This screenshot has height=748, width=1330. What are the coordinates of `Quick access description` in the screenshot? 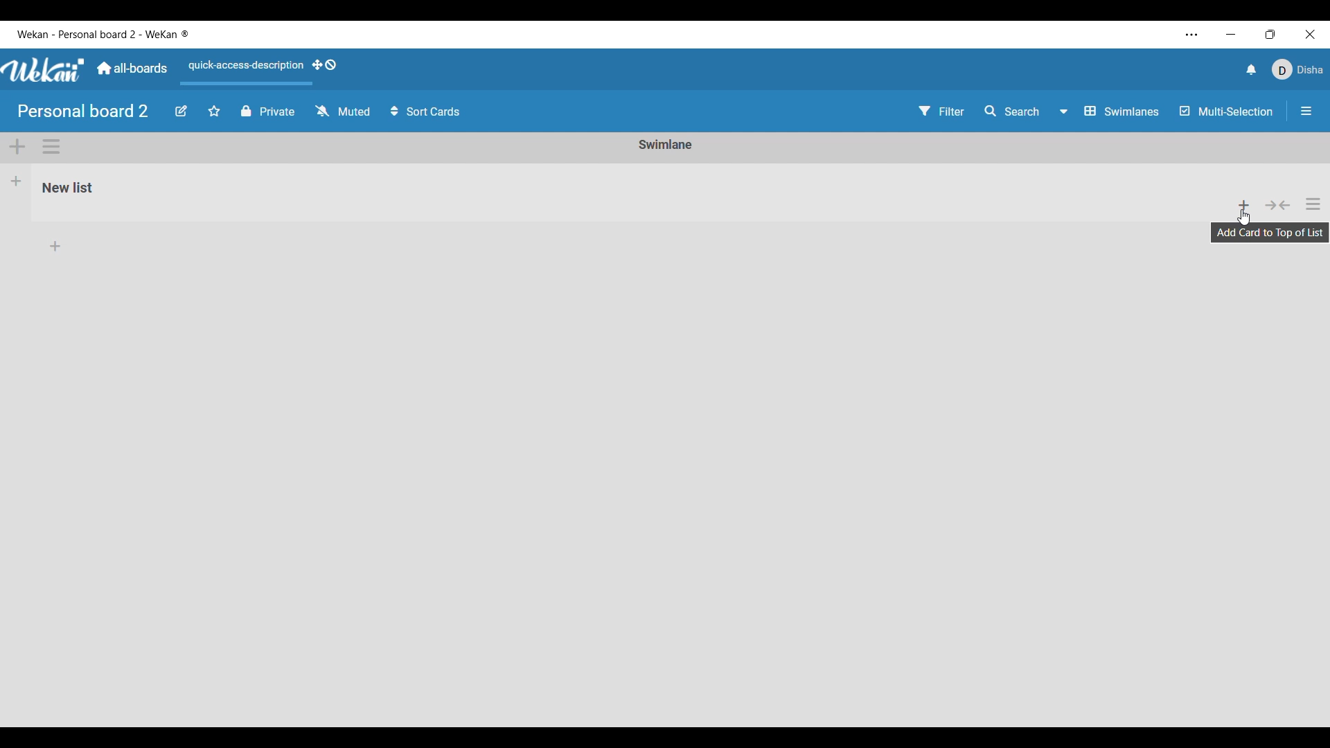 It's located at (243, 71).